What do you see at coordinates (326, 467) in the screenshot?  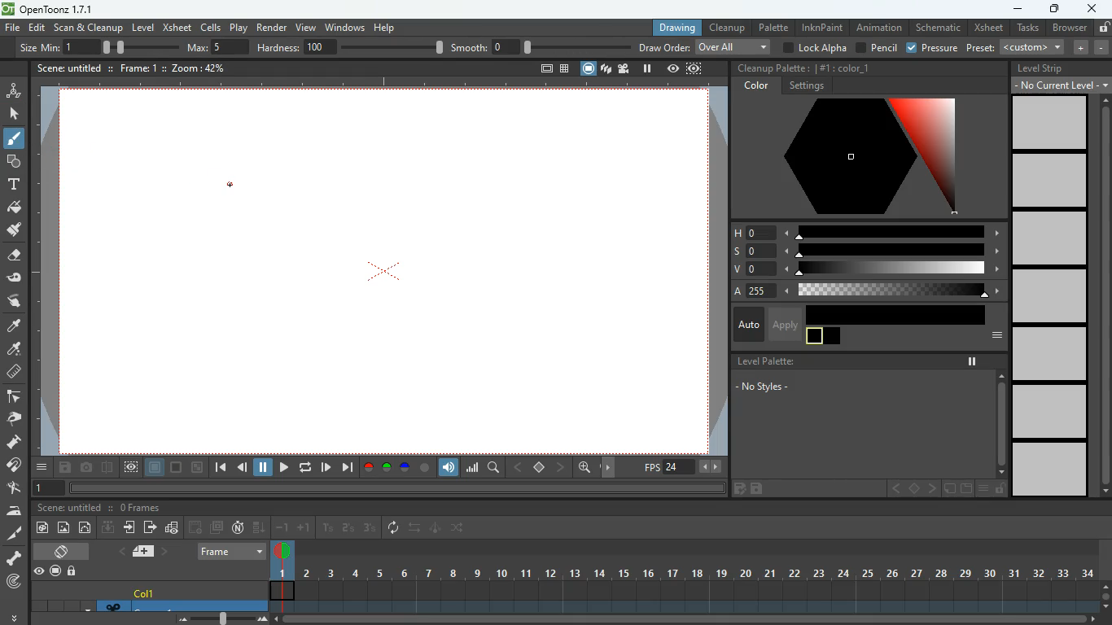 I see `forward` at bounding box center [326, 467].